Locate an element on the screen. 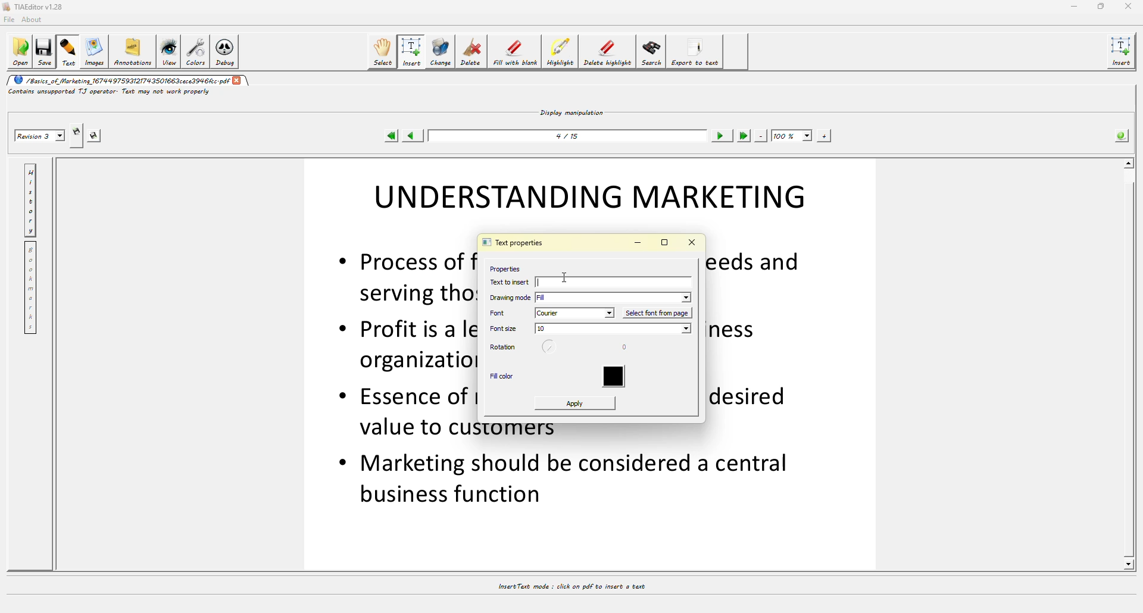 Image resolution: width=1143 pixels, height=613 pixels. text to insert is located at coordinates (508, 282).